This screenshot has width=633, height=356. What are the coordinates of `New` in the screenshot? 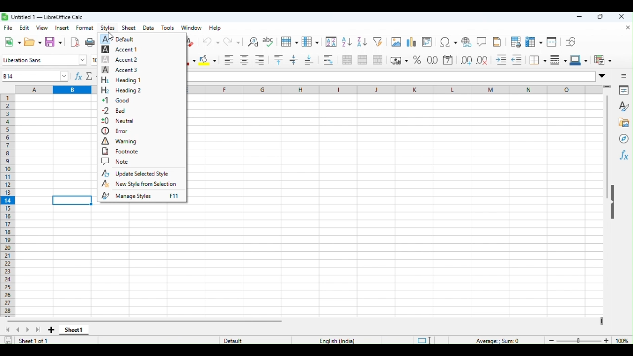 It's located at (11, 42).